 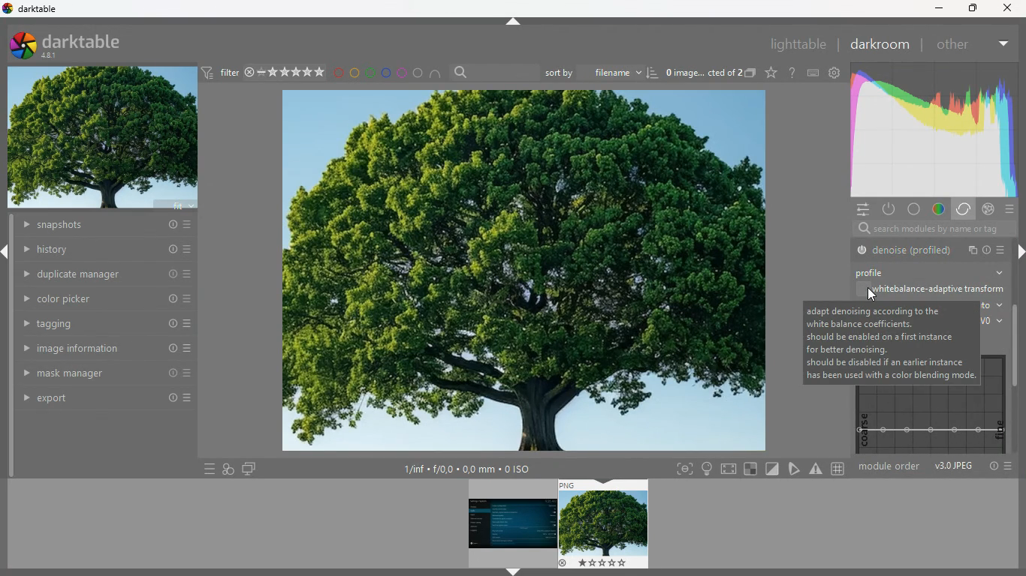 I want to click on settings, so click(x=837, y=73).